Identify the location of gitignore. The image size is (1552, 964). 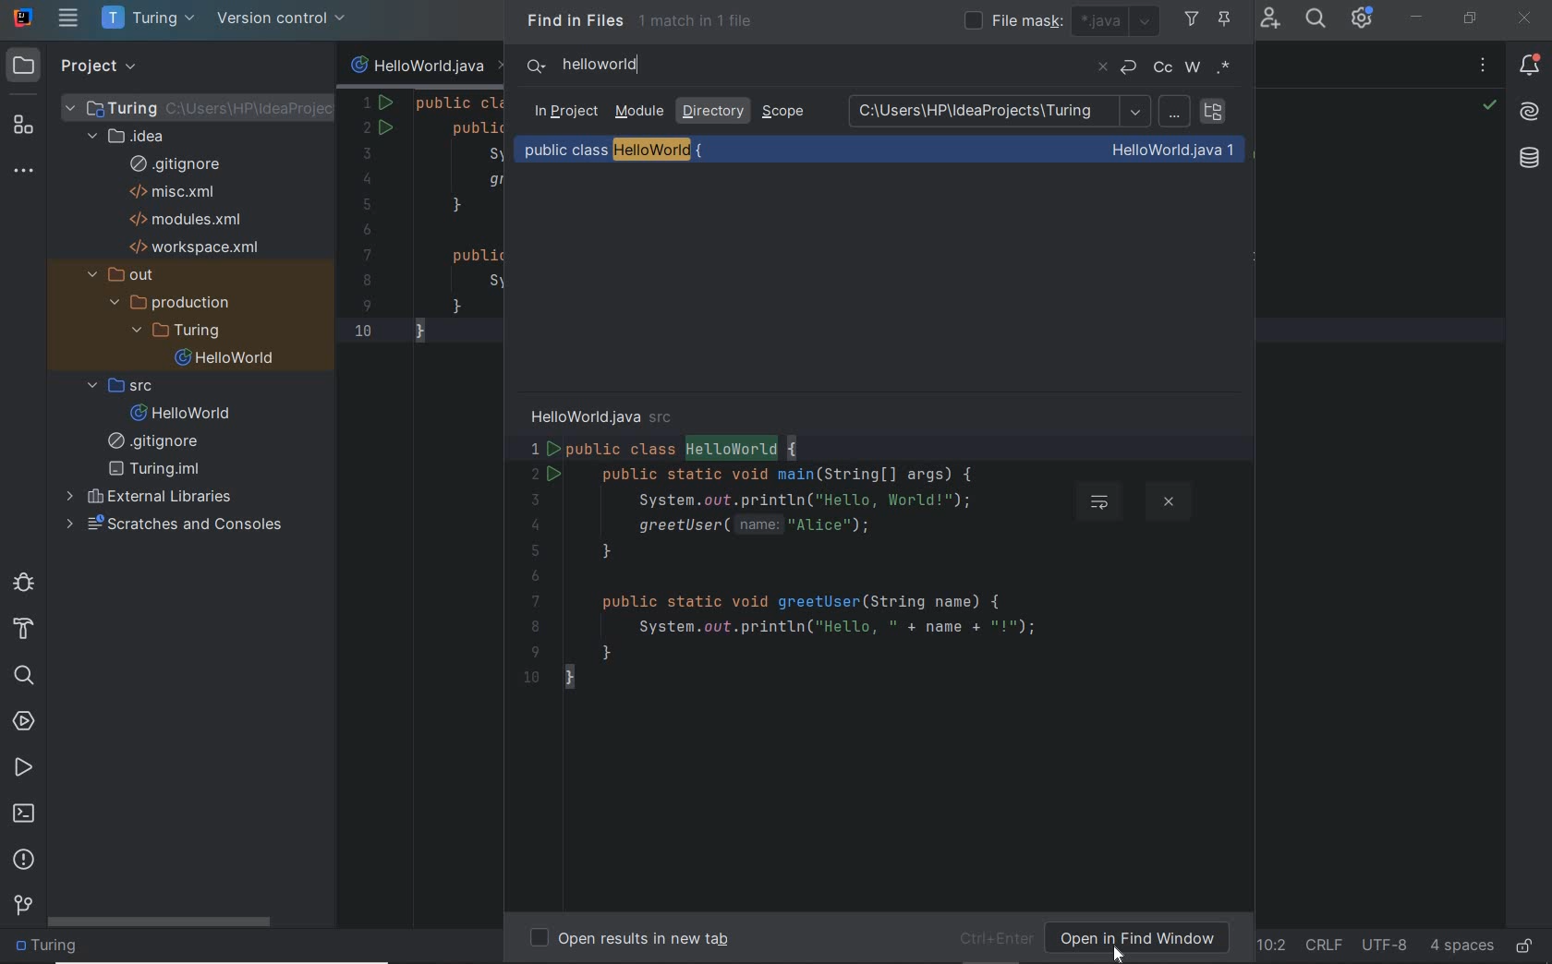
(157, 444).